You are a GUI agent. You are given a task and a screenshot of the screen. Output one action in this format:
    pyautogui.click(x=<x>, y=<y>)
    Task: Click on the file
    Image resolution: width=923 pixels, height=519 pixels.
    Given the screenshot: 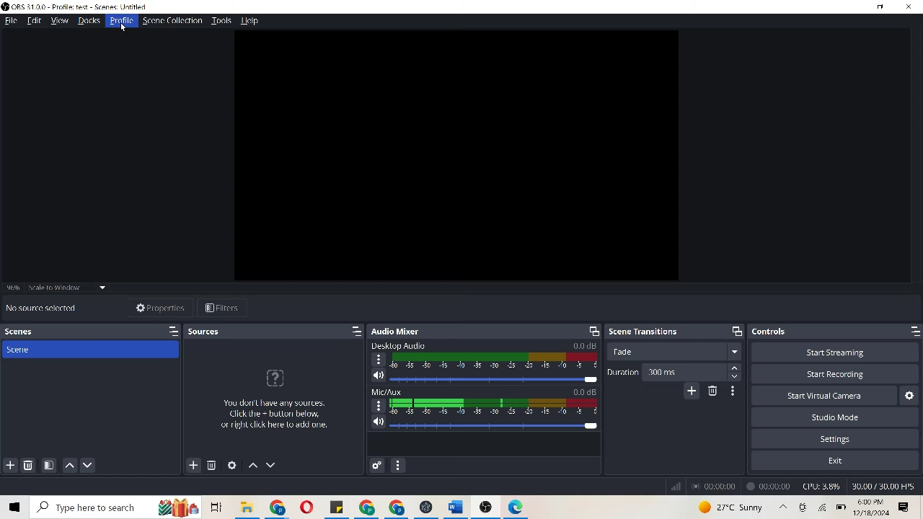 What is the action you would take?
    pyautogui.click(x=10, y=22)
    